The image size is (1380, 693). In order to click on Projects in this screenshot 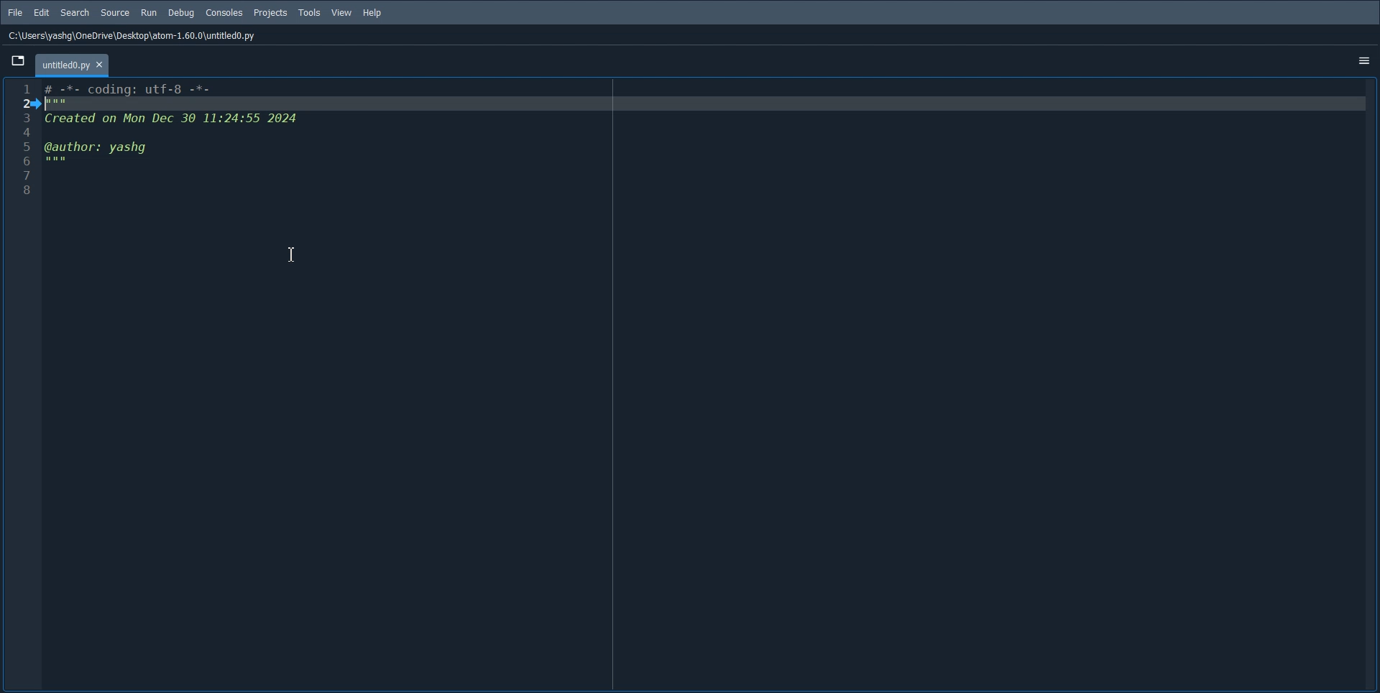, I will do `click(270, 13)`.